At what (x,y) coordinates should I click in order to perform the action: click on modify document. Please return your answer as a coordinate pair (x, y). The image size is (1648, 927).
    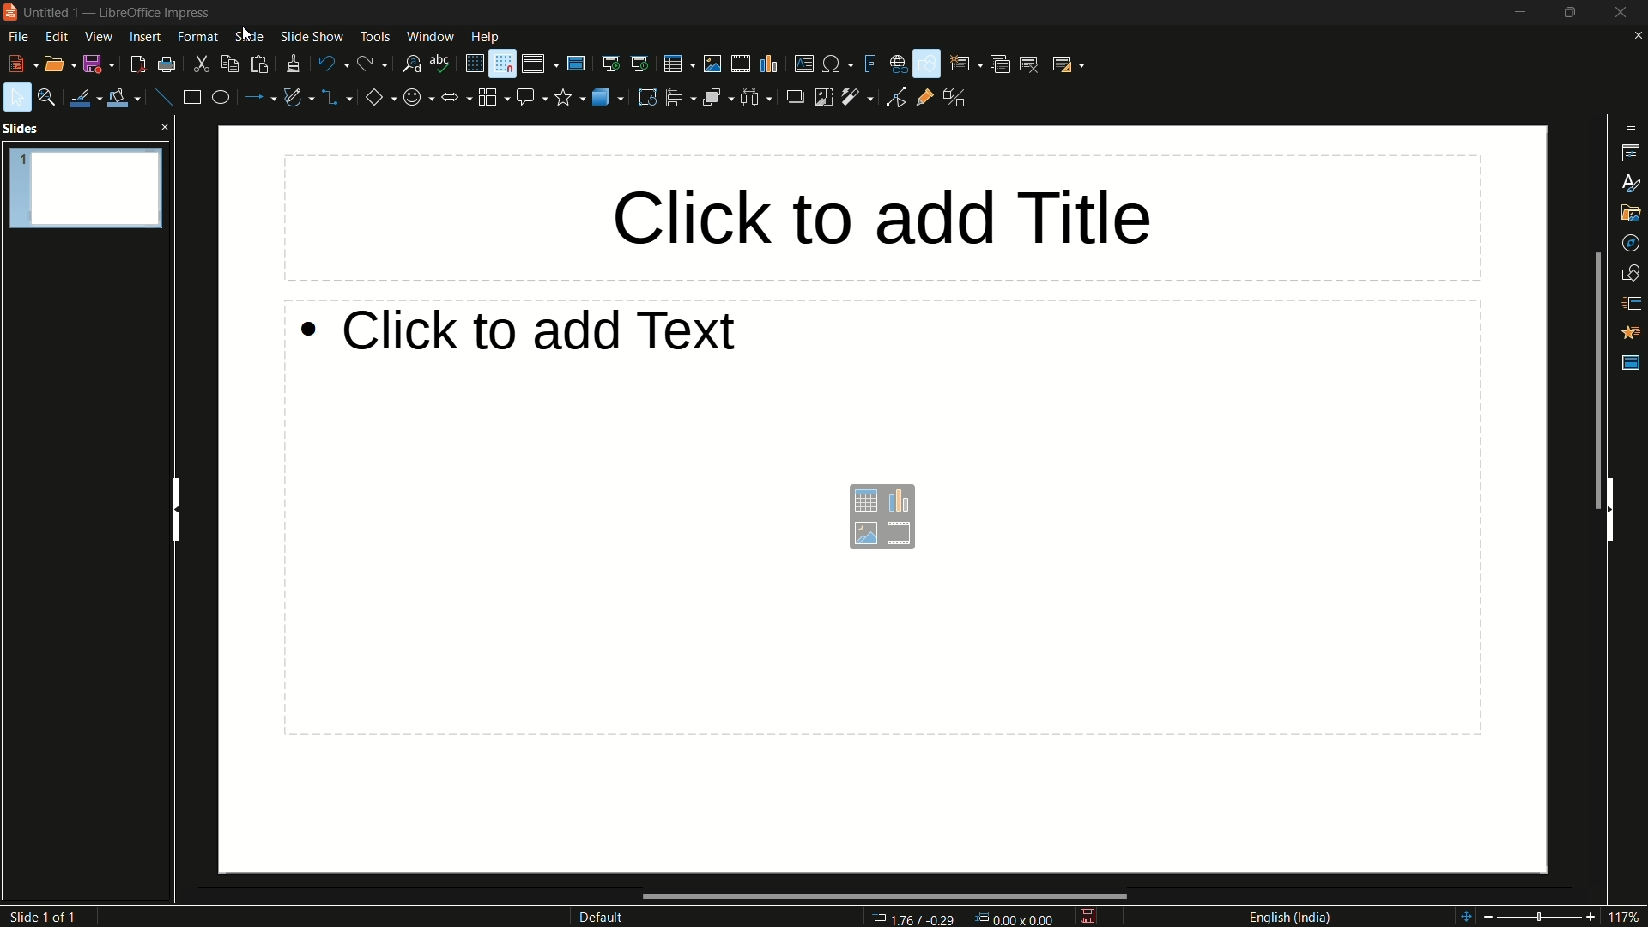
    Looking at the image, I should click on (1094, 917).